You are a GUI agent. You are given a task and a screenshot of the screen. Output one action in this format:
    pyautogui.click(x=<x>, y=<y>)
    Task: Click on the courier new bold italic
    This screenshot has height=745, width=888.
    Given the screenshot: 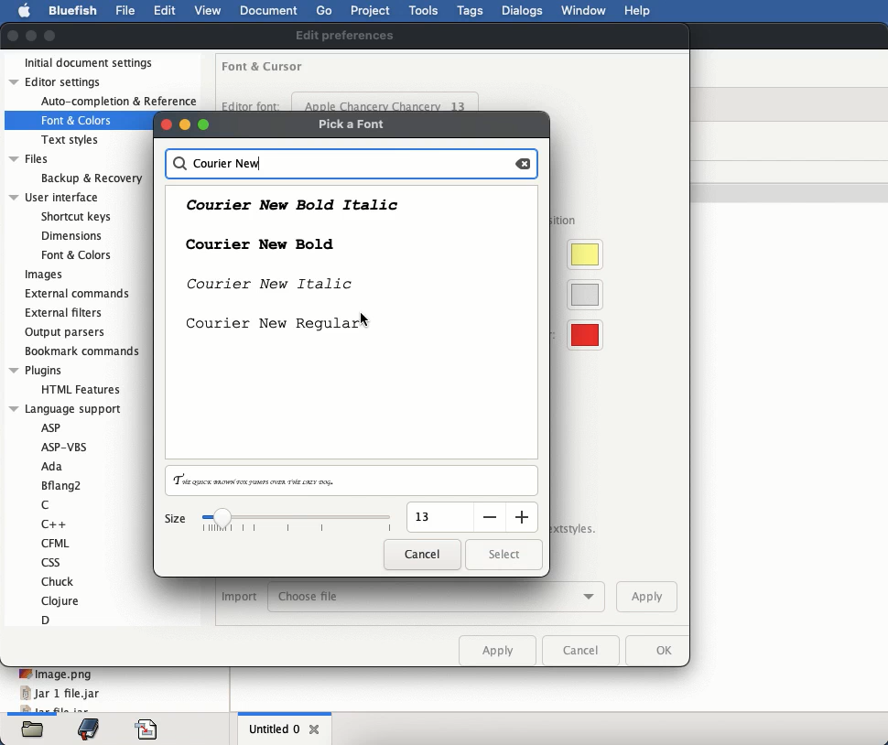 What is the action you would take?
    pyautogui.click(x=294, y=204)
    